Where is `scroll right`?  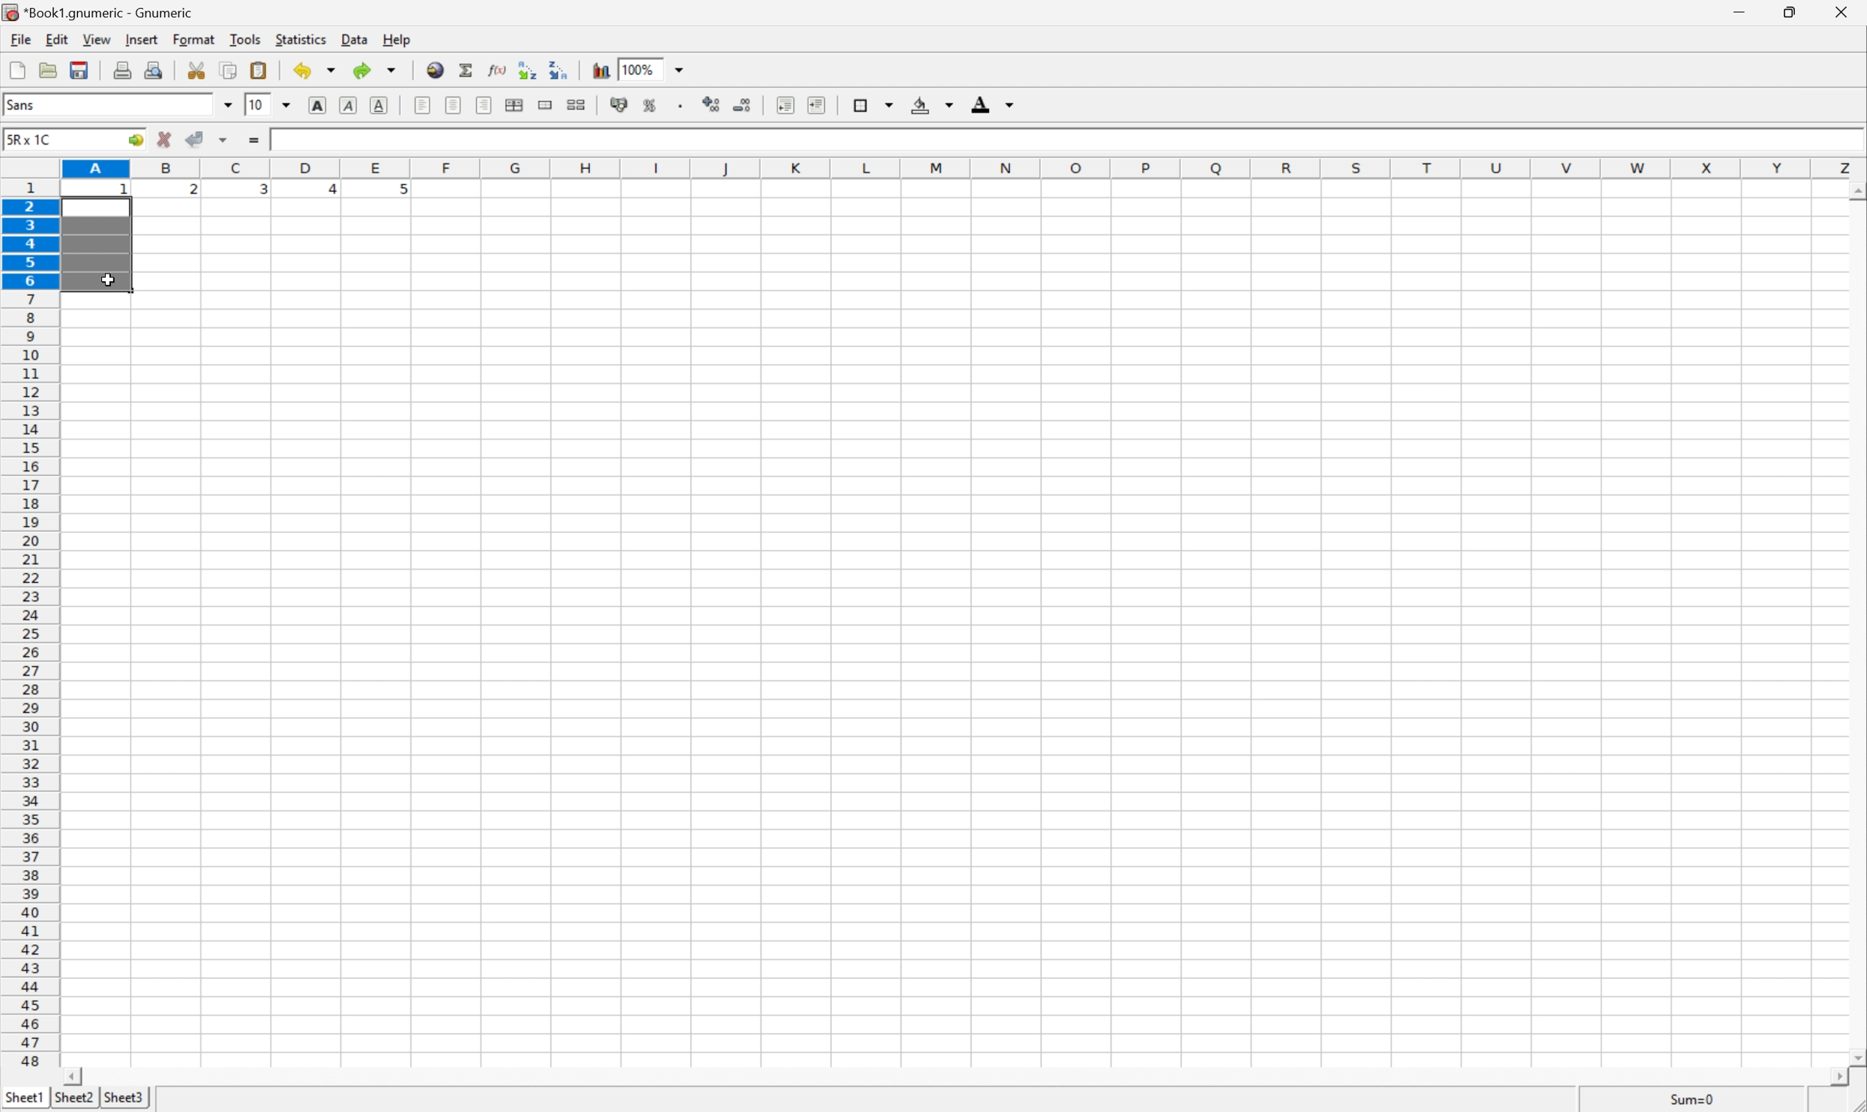 scroll right is located at coordinates (1841, 1078).